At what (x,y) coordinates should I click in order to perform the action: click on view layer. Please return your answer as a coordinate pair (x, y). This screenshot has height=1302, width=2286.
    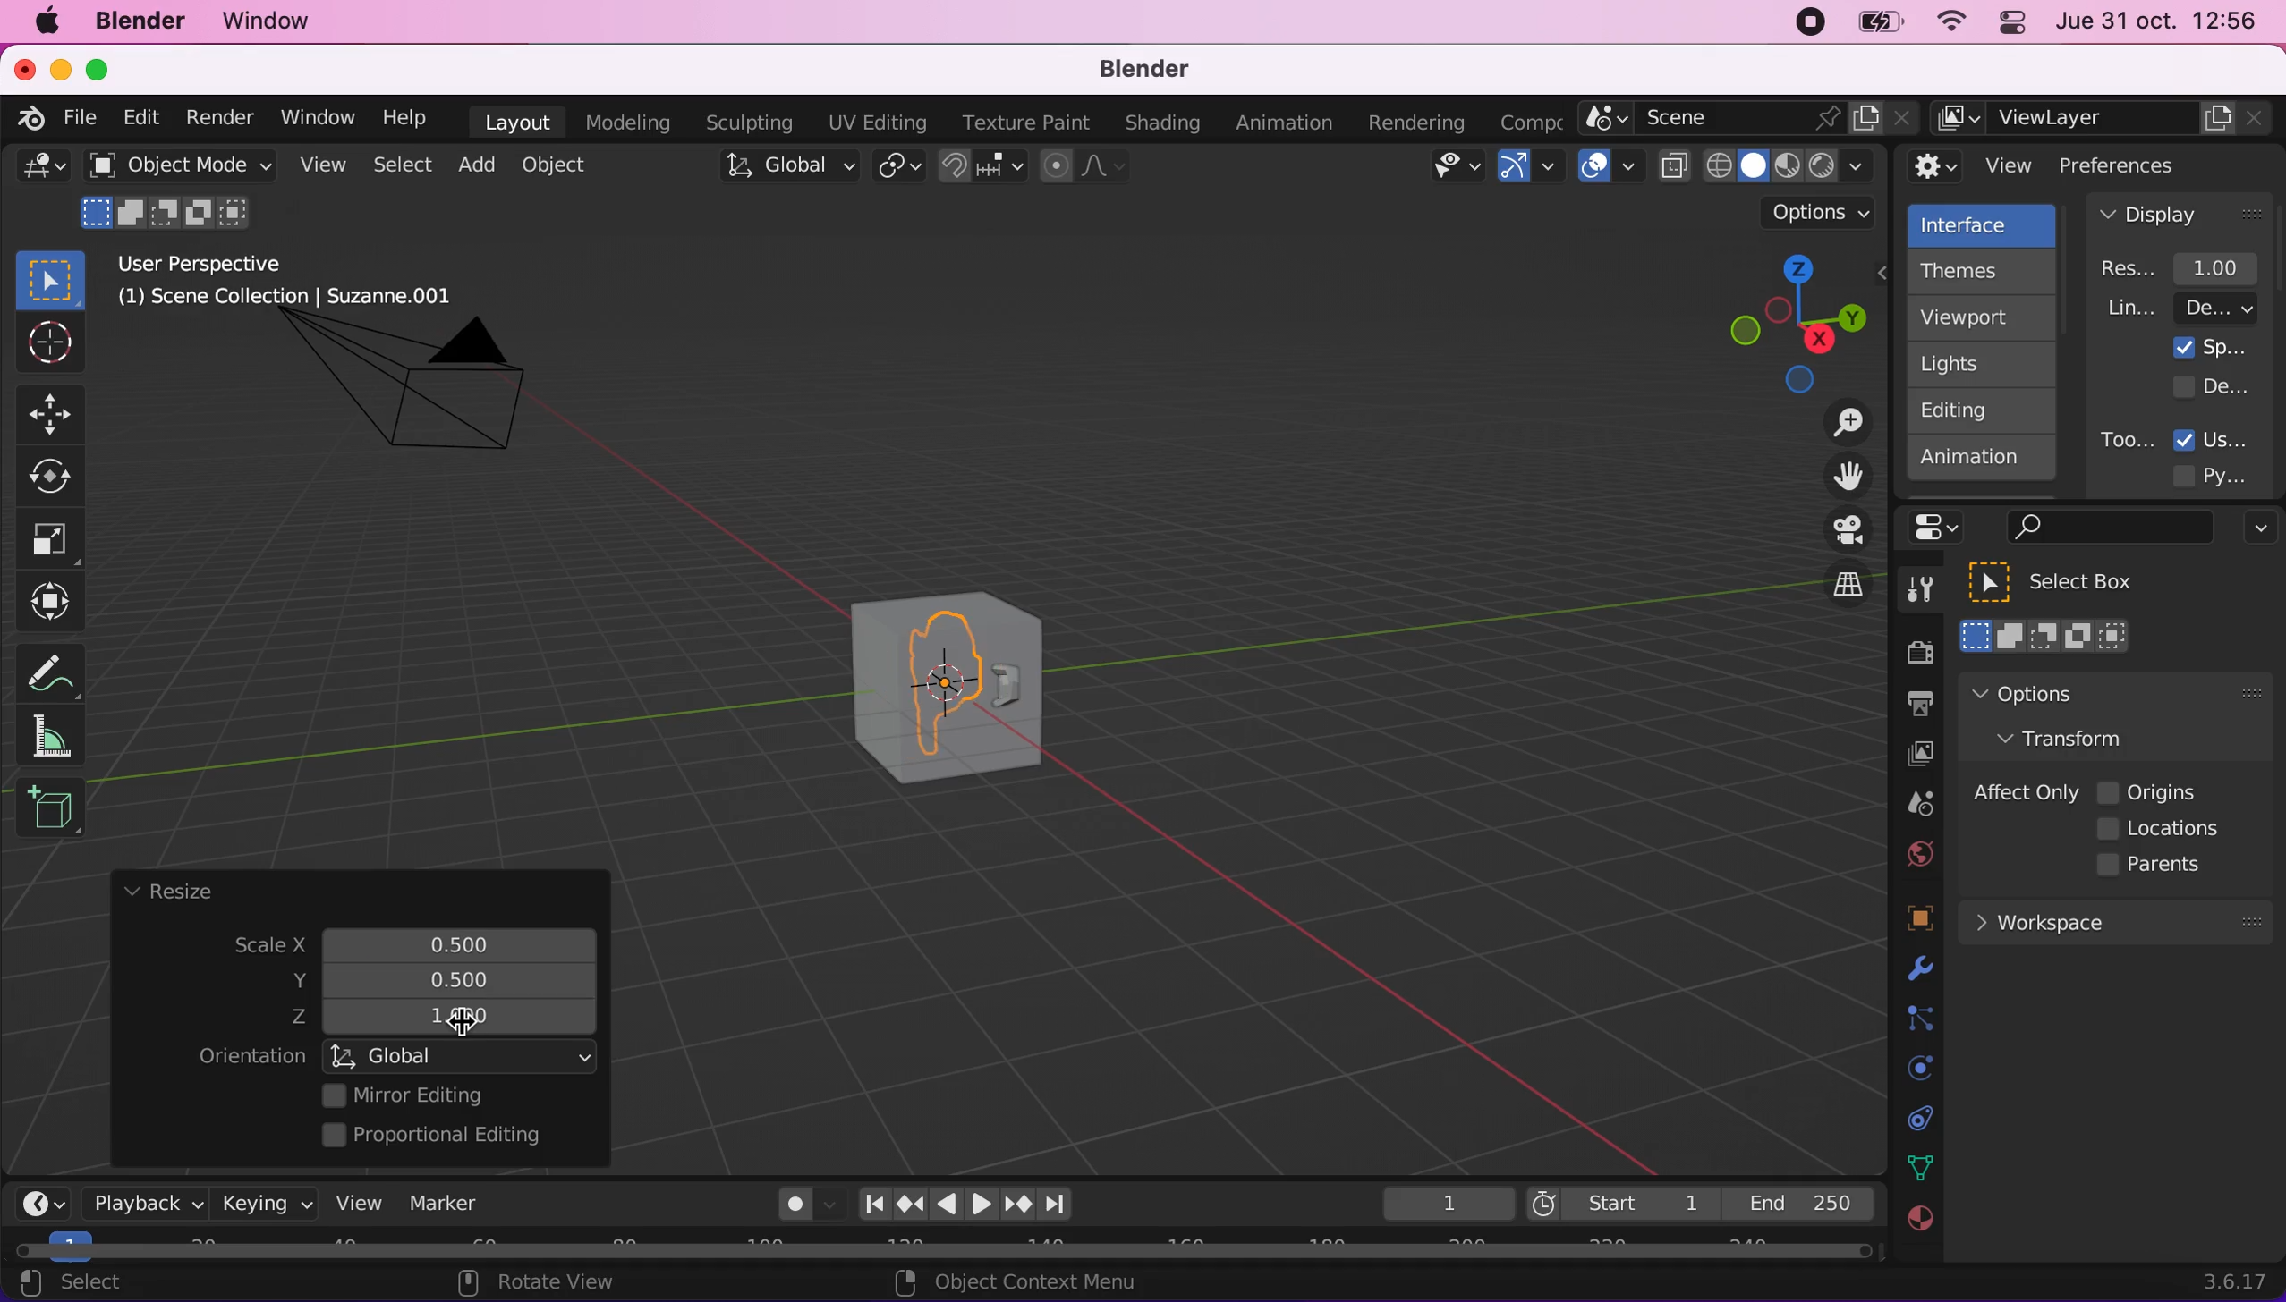
    Looking at the image, I should click on (1910, 757).